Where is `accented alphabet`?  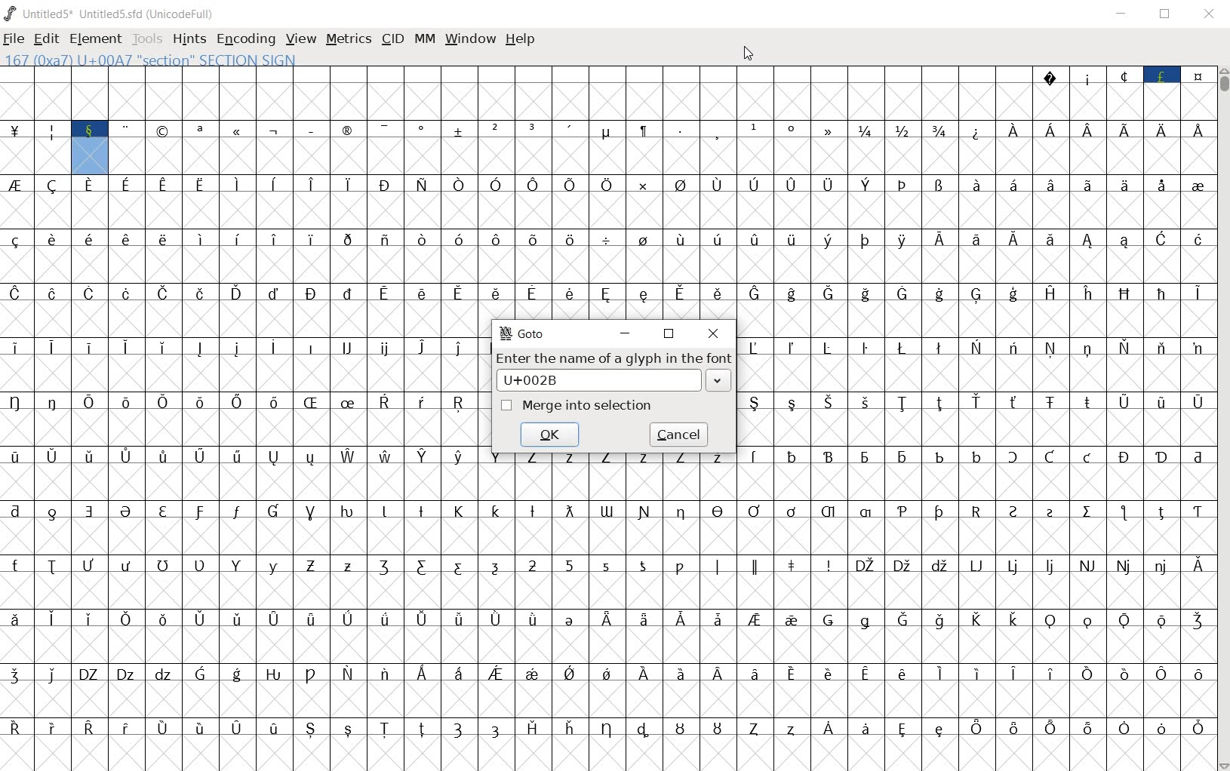
accented alphabet is located at coordinates (384, 254).